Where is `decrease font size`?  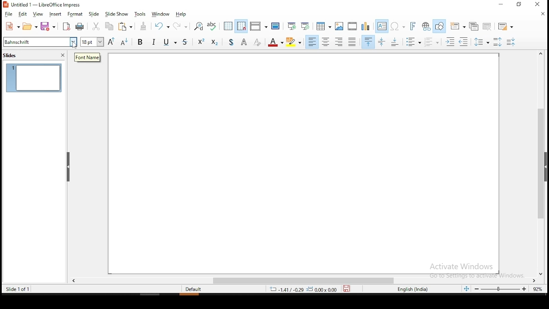 decrease font size is located at coordinates (124, 42).